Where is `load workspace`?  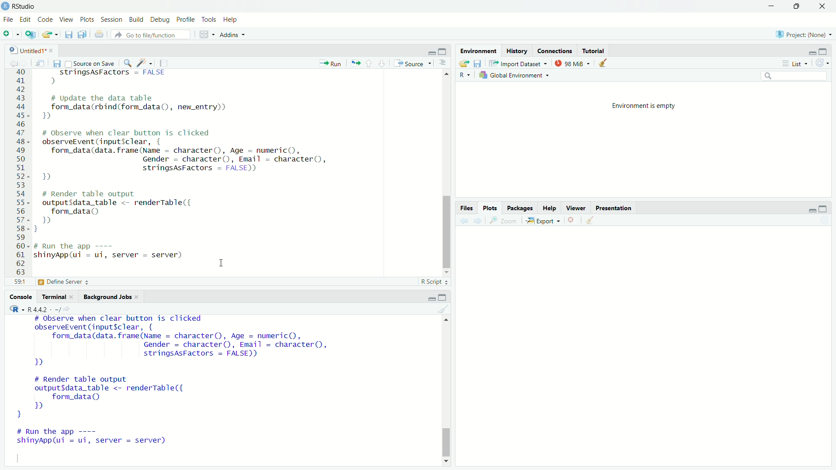
load workspace is located at coordinates (462, 64).